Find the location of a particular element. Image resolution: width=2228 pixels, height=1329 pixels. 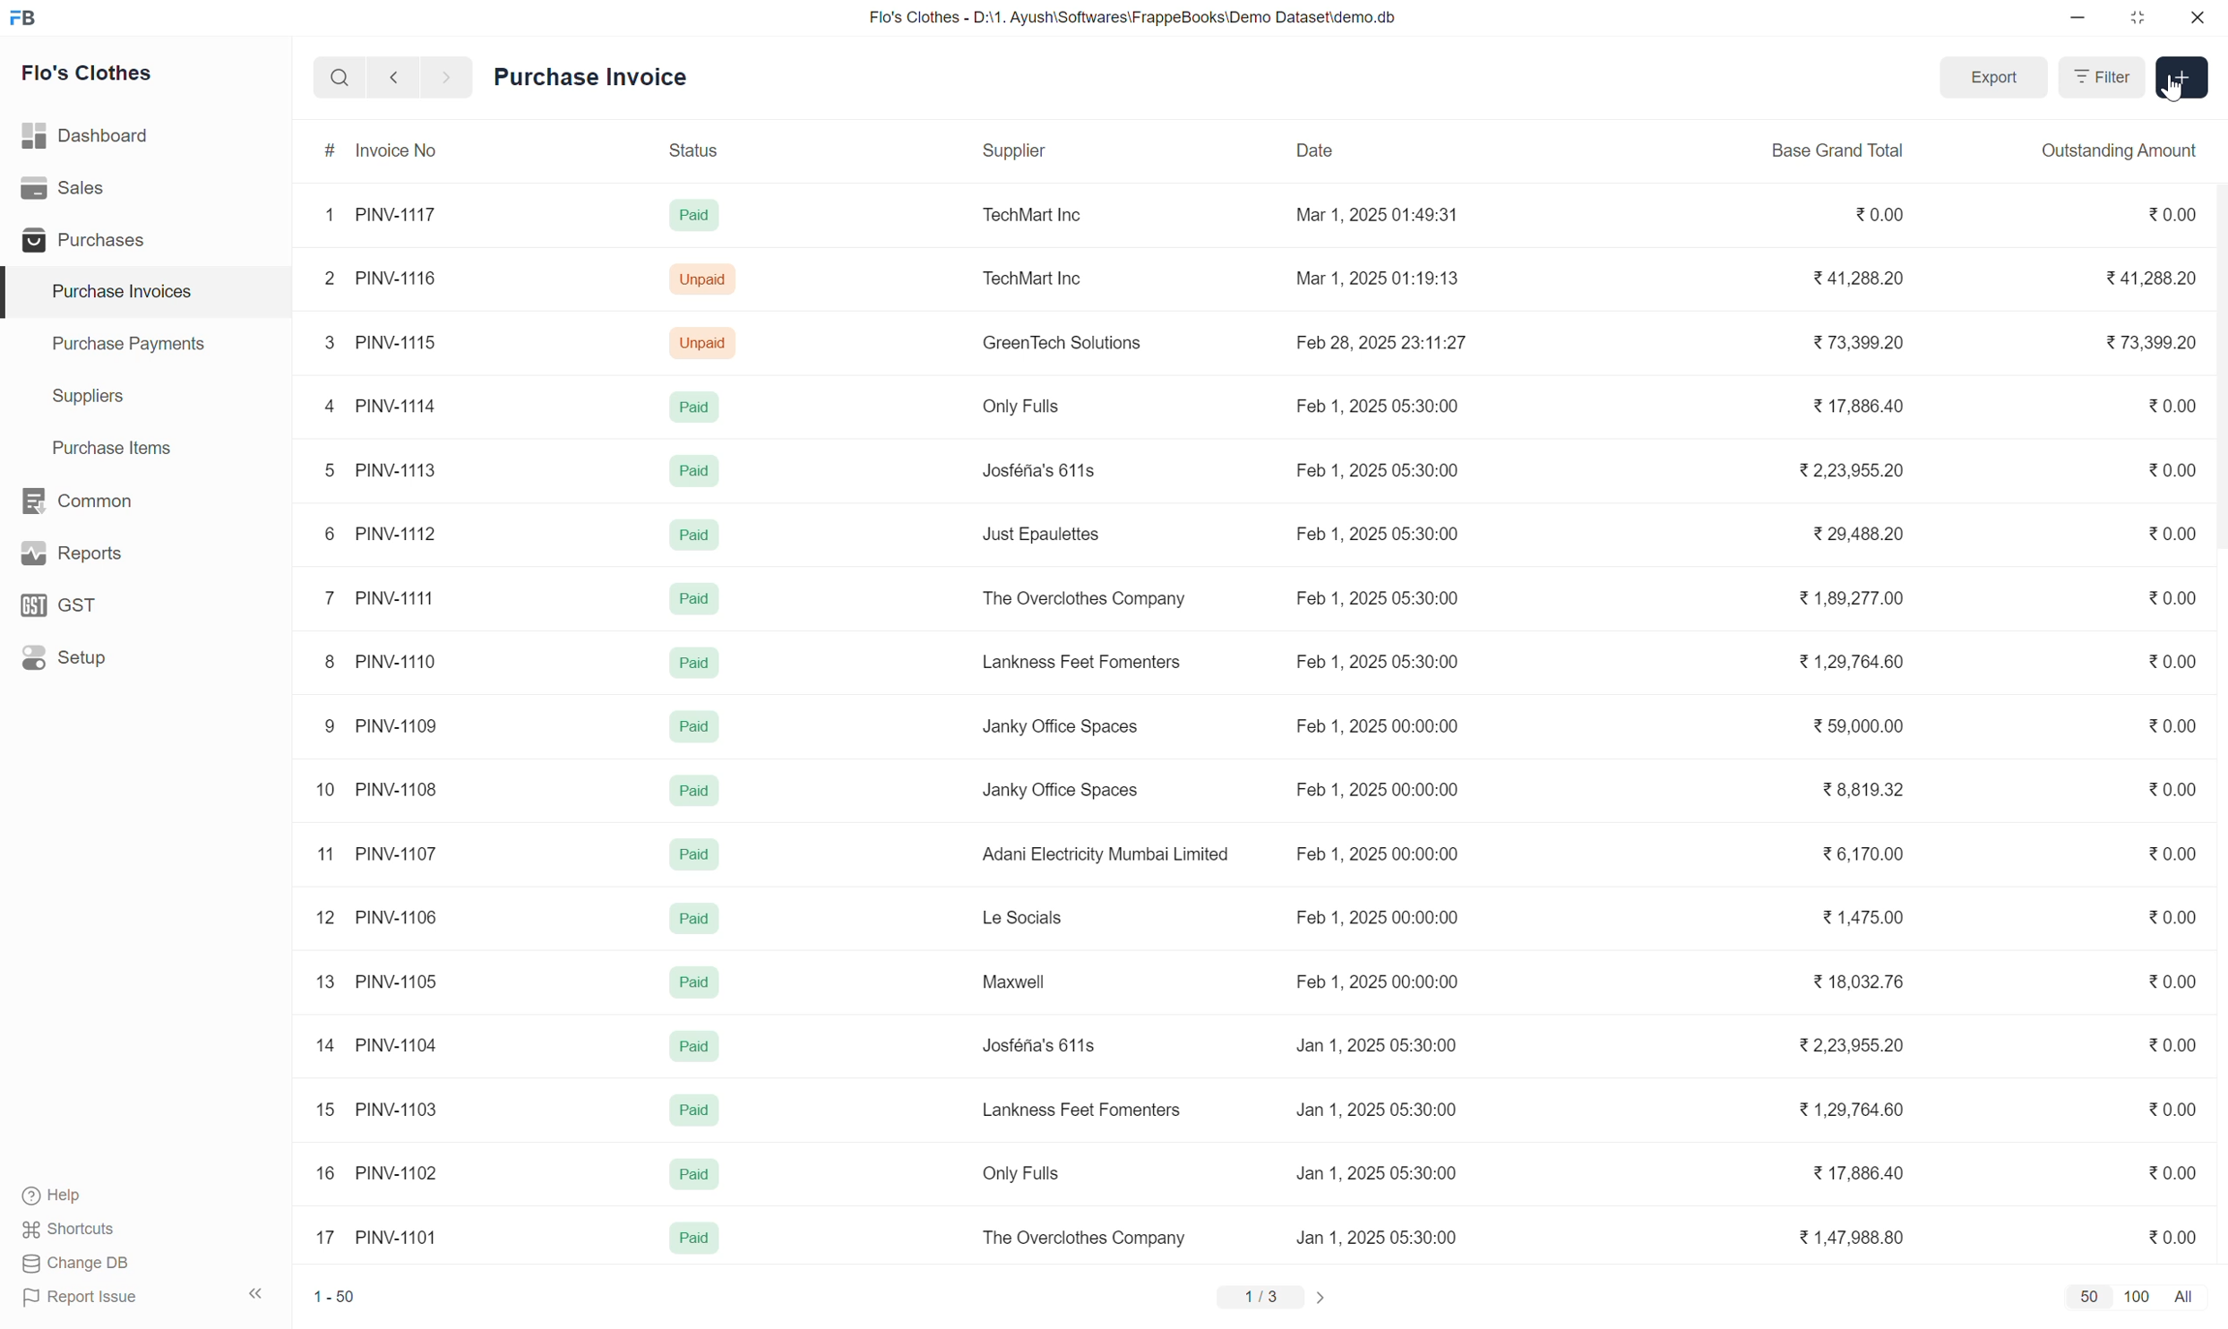

Close is located at coordinates (2198, 17).